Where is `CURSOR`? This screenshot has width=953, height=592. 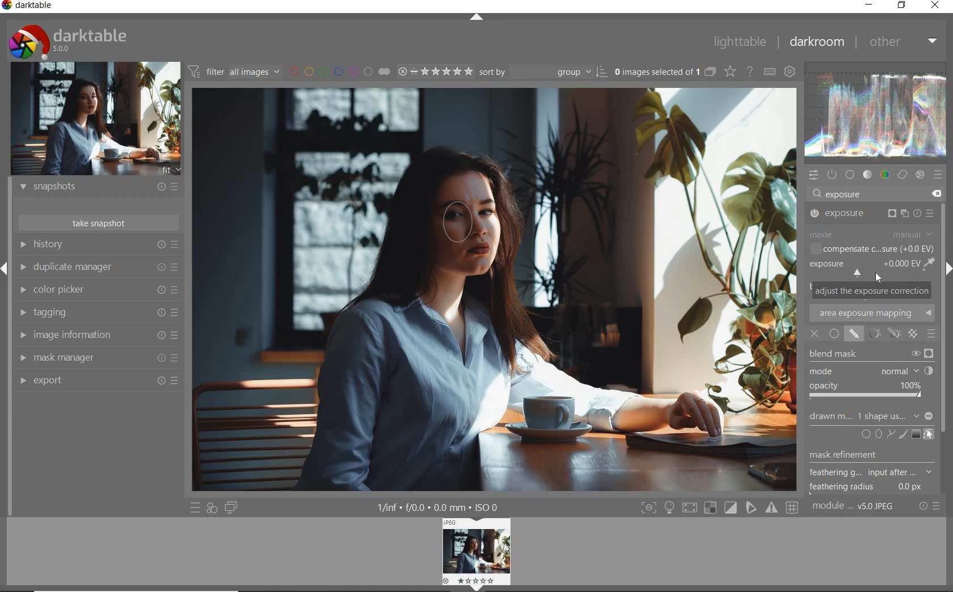
CURSOR is located at coordinates (879, 278).